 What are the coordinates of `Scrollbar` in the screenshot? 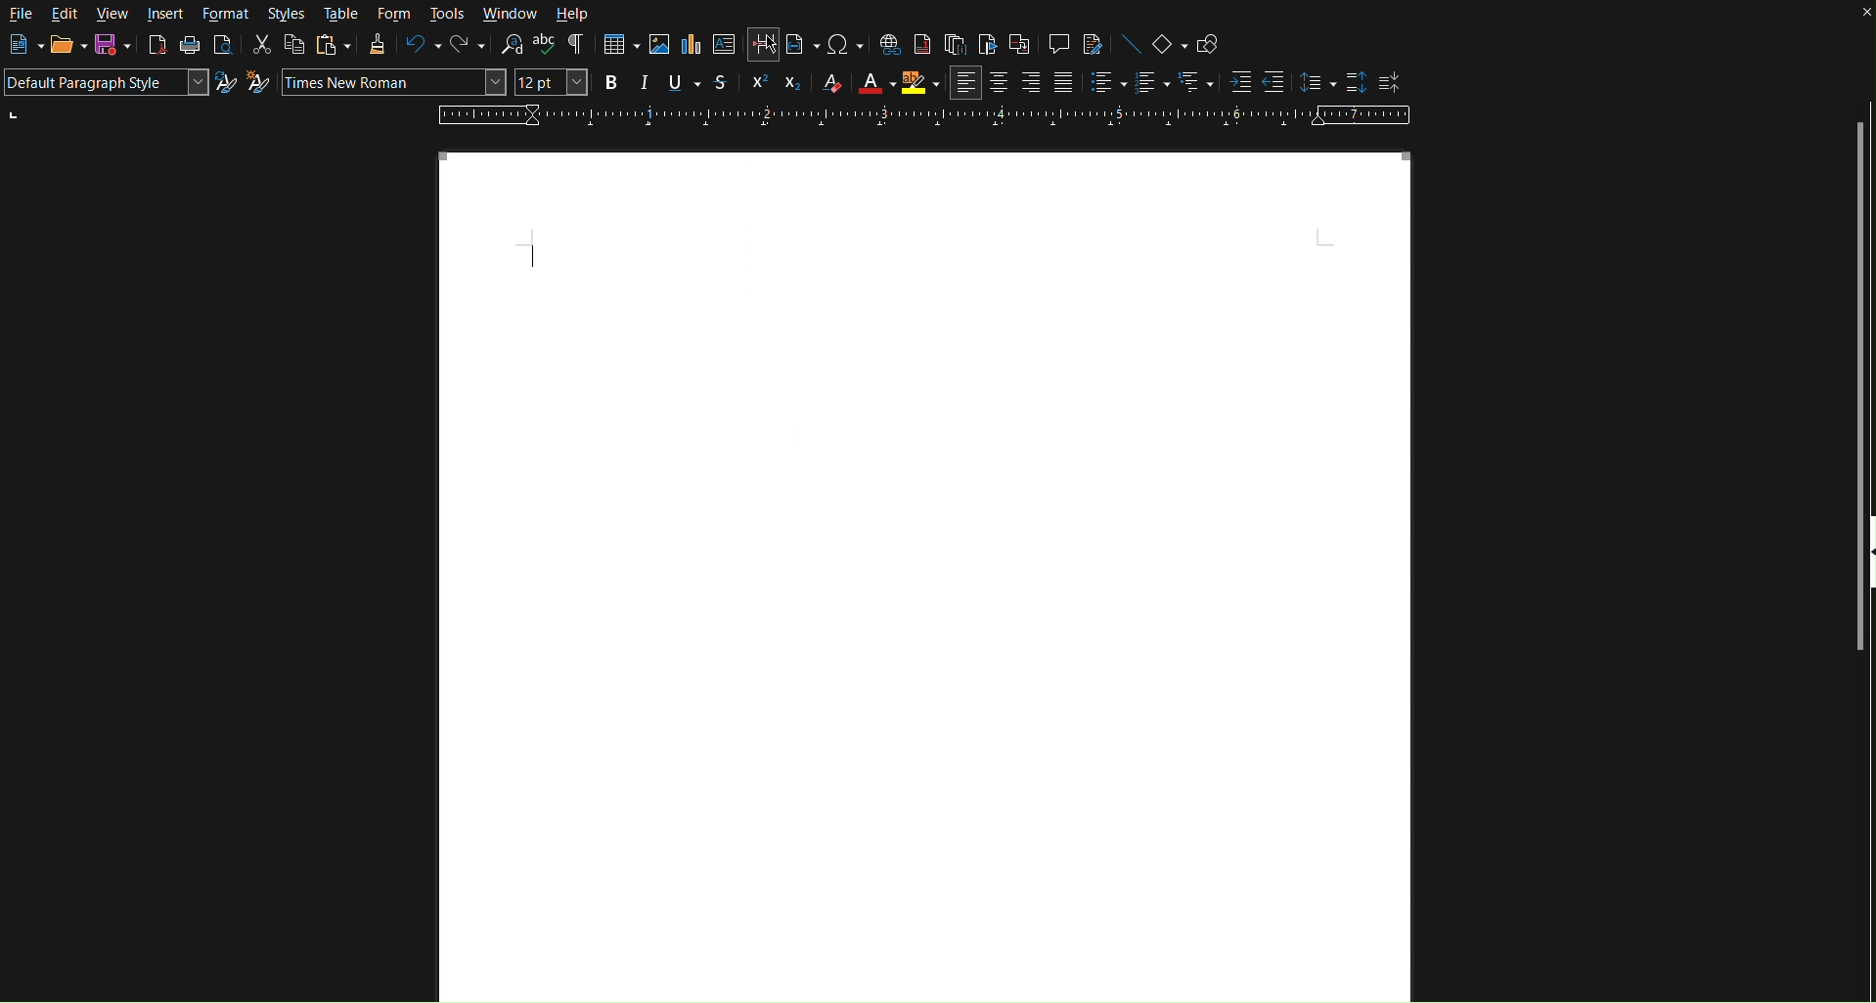 It's located at (1862, 311).